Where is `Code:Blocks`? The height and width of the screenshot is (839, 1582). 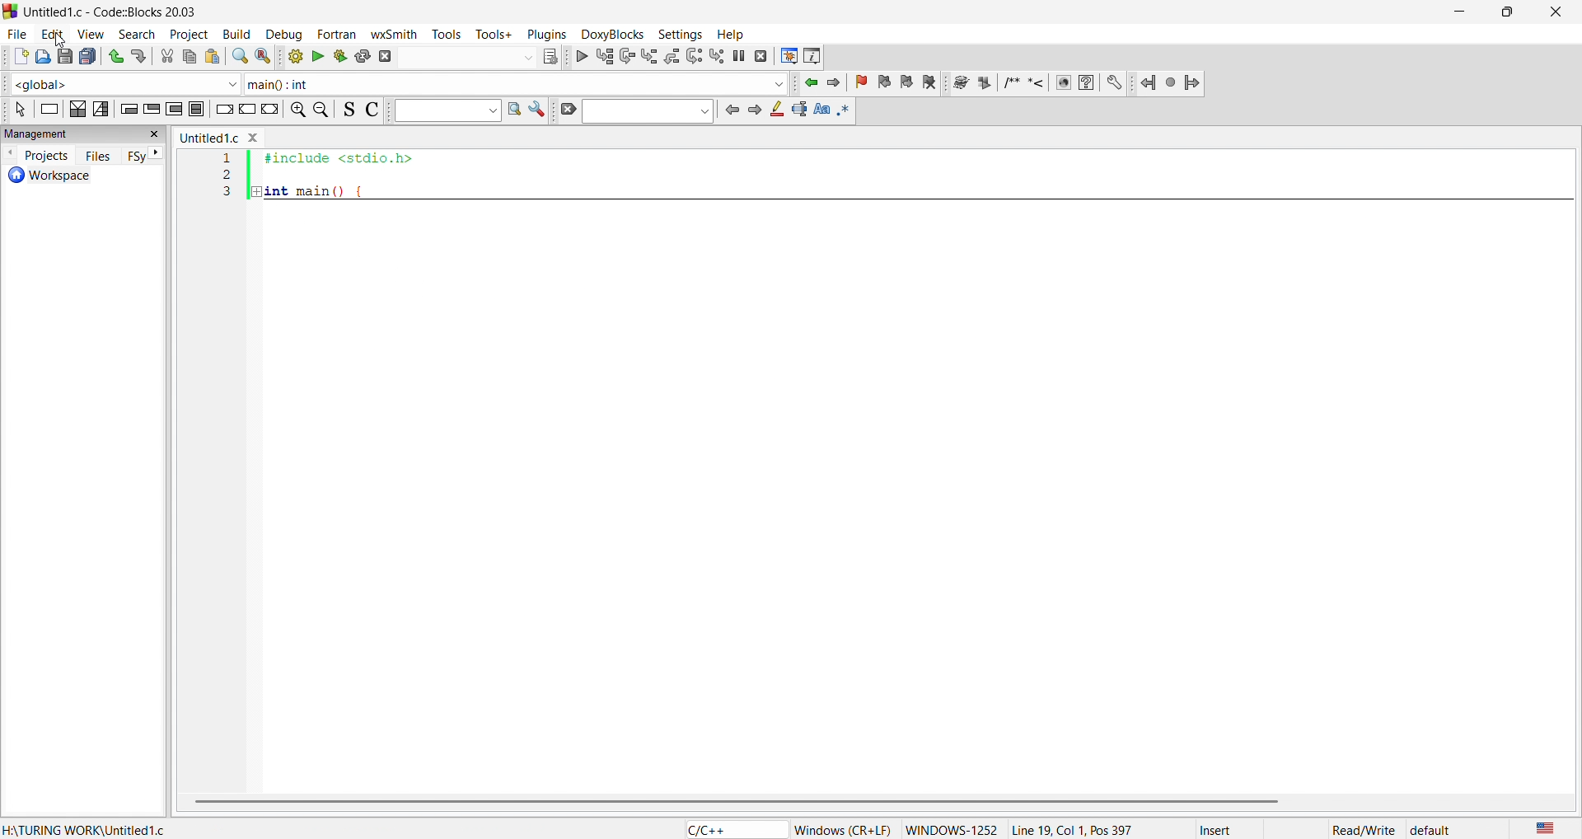
Code:Blocks is located at coordinates (10, 10).